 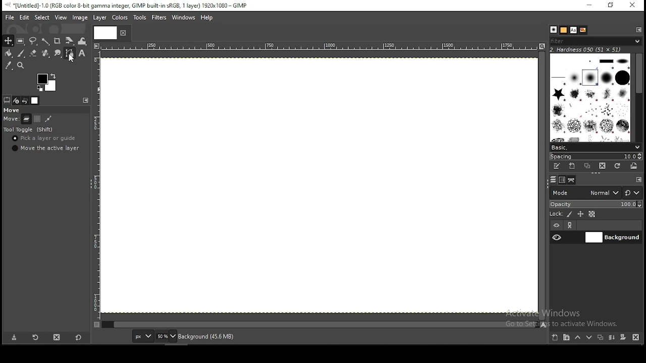 I want to click on lock position and size, so click(x=580, y=214).